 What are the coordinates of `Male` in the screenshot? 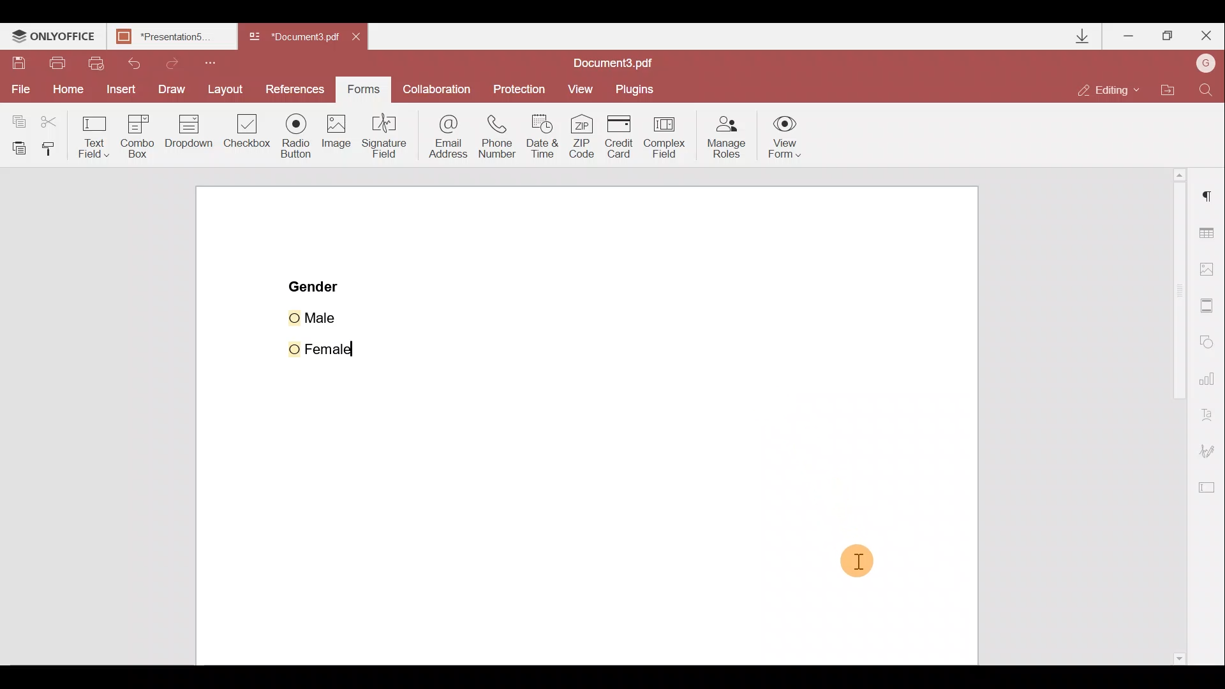 It's located at (330, 316).